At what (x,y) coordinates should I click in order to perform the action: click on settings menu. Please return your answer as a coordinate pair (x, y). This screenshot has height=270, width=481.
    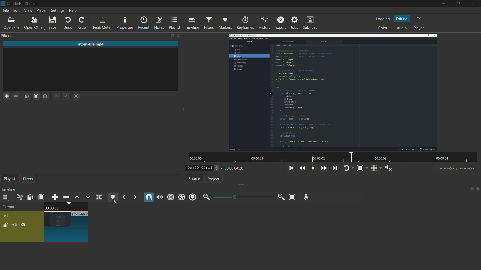
    Looking at the image, I should click on (57, 11).